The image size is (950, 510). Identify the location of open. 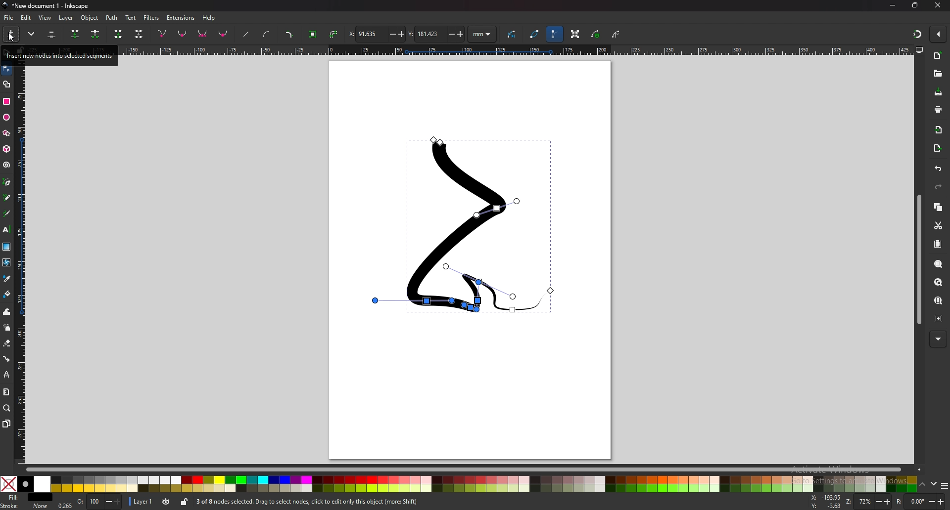
(938, 74).